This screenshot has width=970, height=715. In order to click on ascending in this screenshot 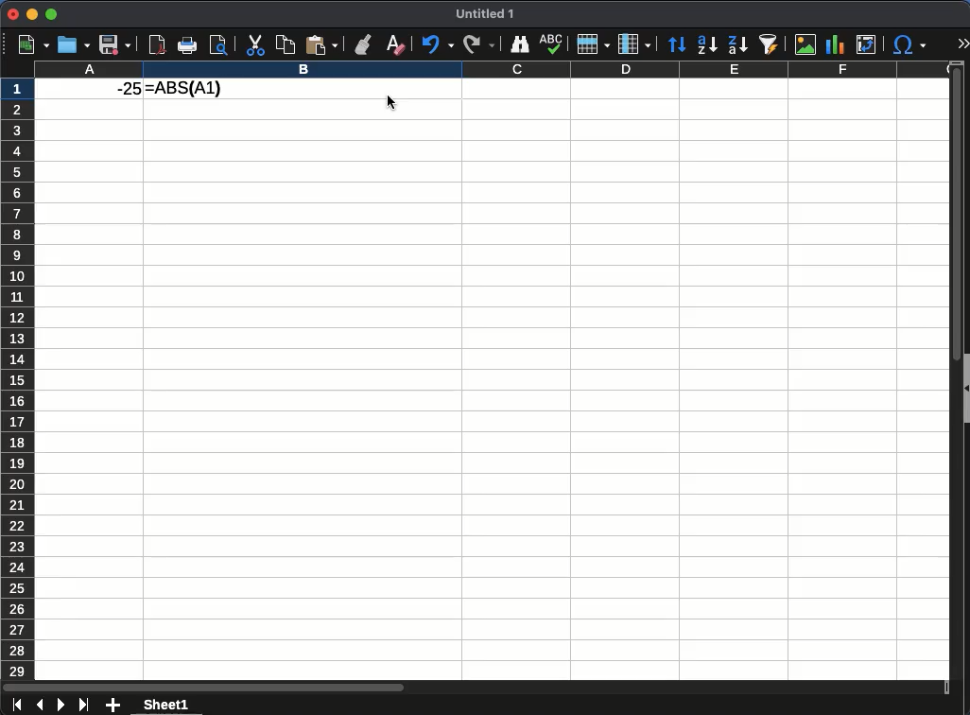, I will do `click(707, 45)`.